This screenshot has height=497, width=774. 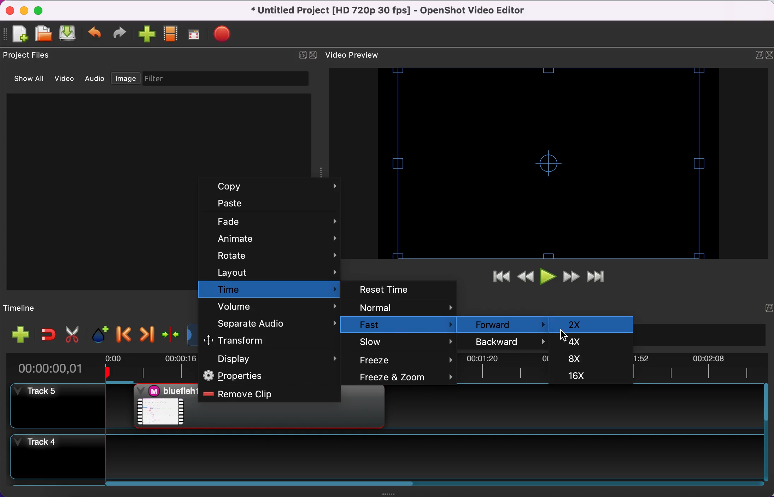 I want to click on time, so click(x=268, y=289).